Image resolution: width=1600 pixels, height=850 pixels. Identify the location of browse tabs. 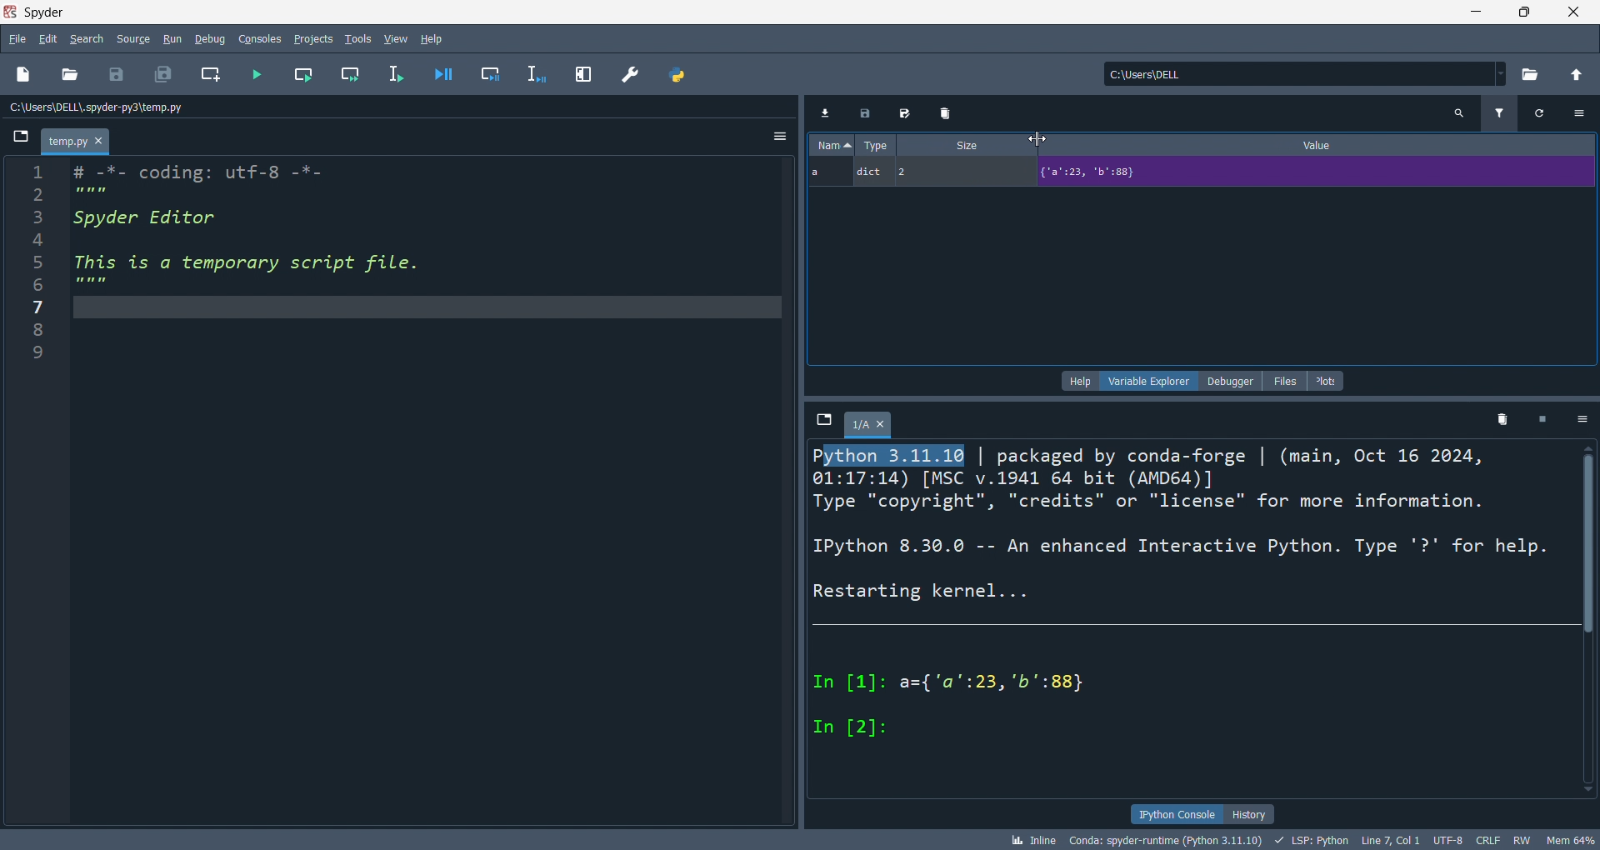
(820, 419).